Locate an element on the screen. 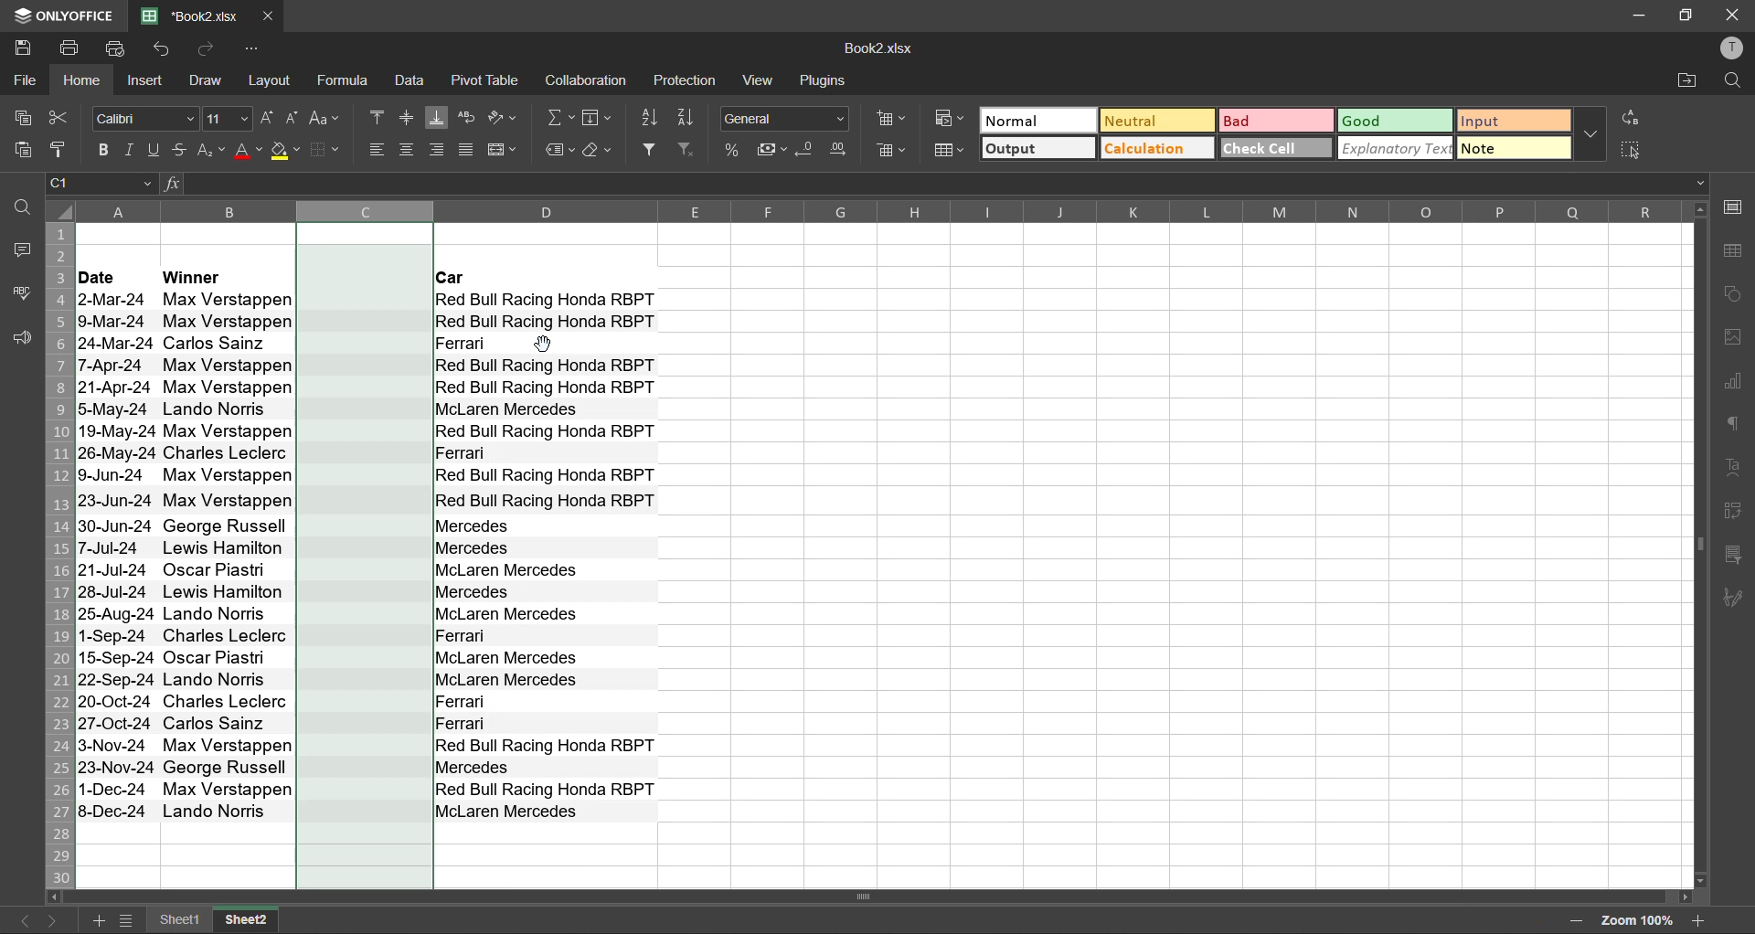  images is located at coordinates (1733, 340).